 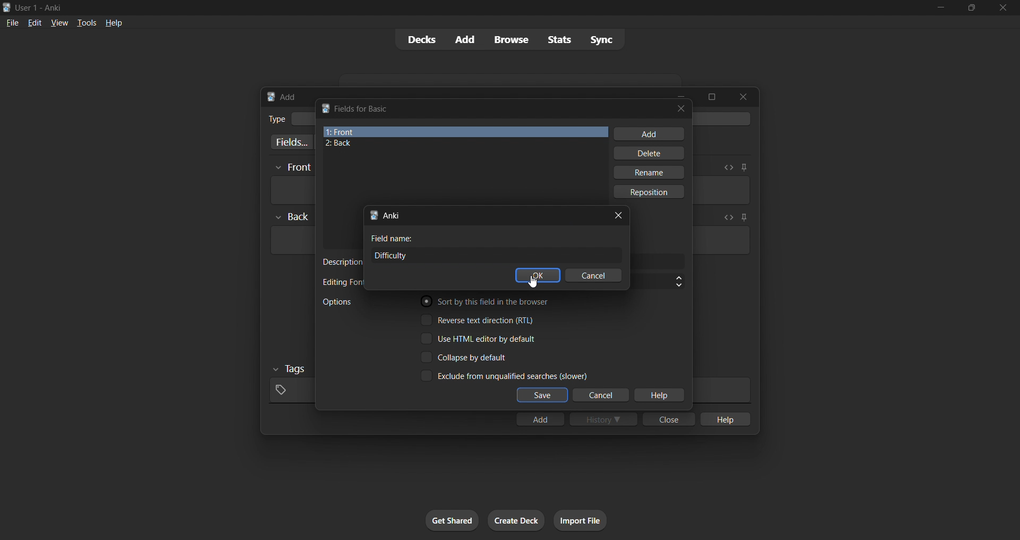 What do you see at coordinates (559, 39) in the screenshot?
I see `stats` at bounding box center [559, 39].